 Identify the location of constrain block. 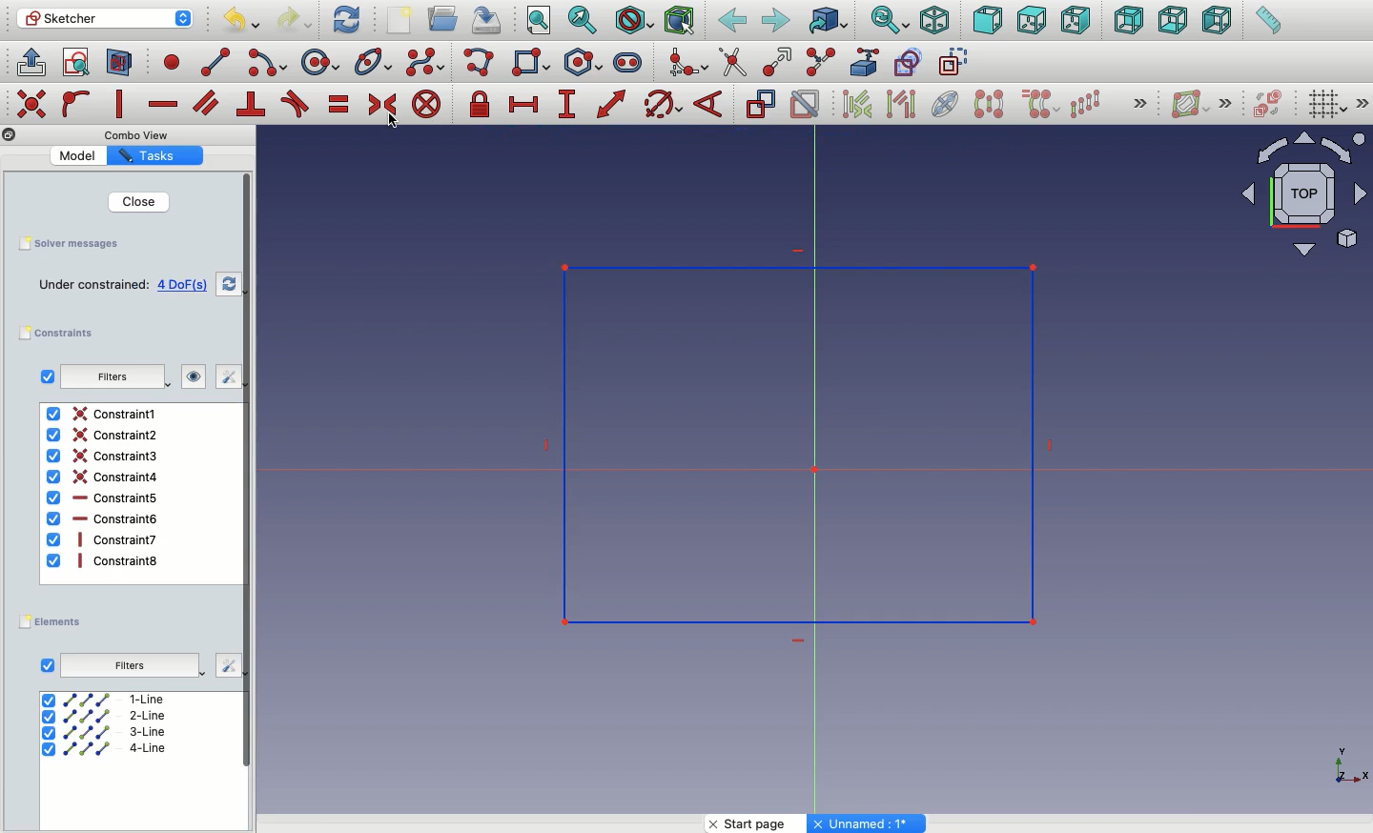
(425, 104).